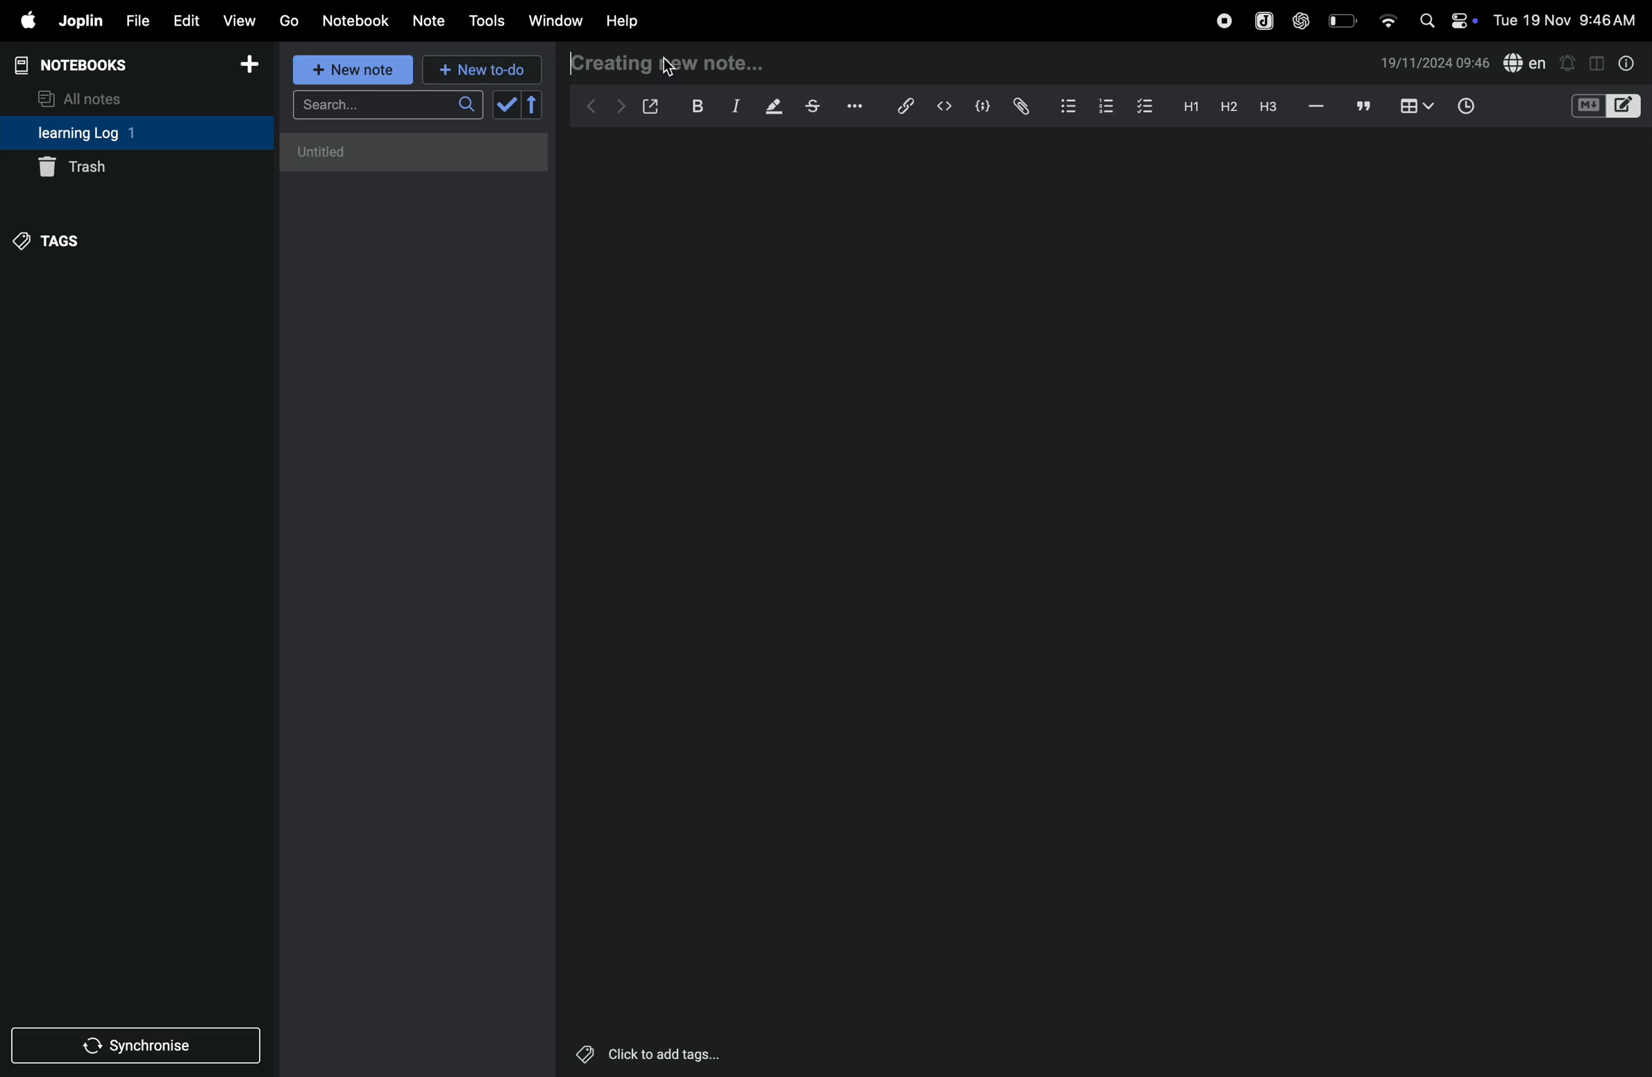 This screenshot has height=1077, width=1652. Describe the element at coordinates (651, 106) in the screenshot. I see `open` at that location.